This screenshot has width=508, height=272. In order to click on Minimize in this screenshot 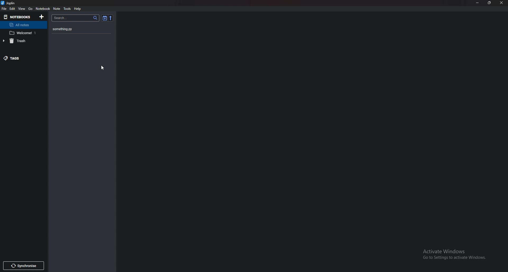, I will do `click(478, 3)`.